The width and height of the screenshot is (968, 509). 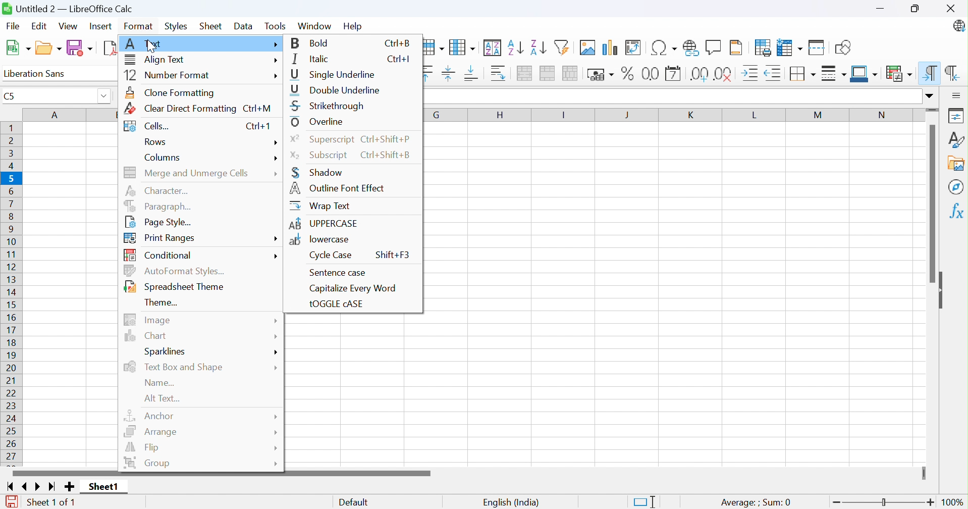 I want to click on Insert hyperlink, so click(x=690, y=48).